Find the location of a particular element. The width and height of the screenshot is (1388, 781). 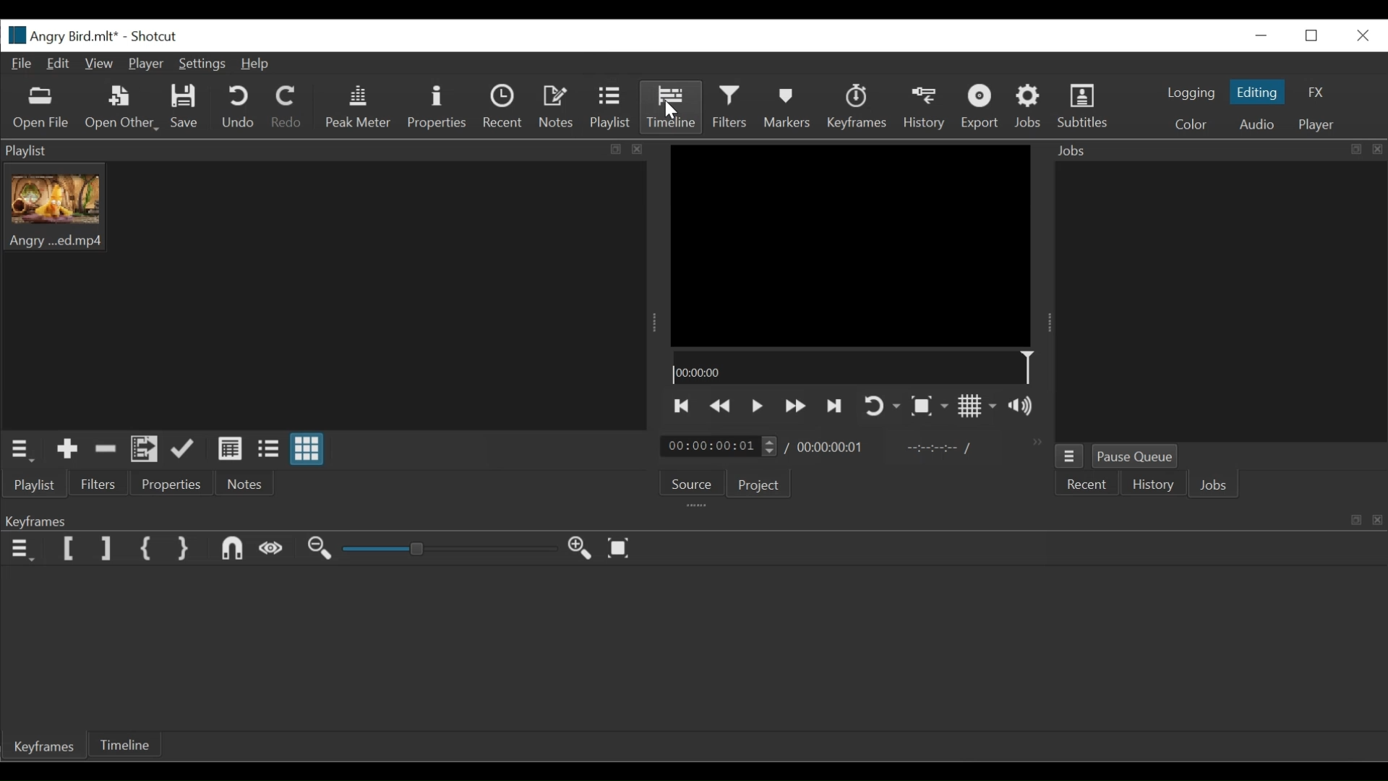

Jobs Panel is located at coordinates (1218, 150).